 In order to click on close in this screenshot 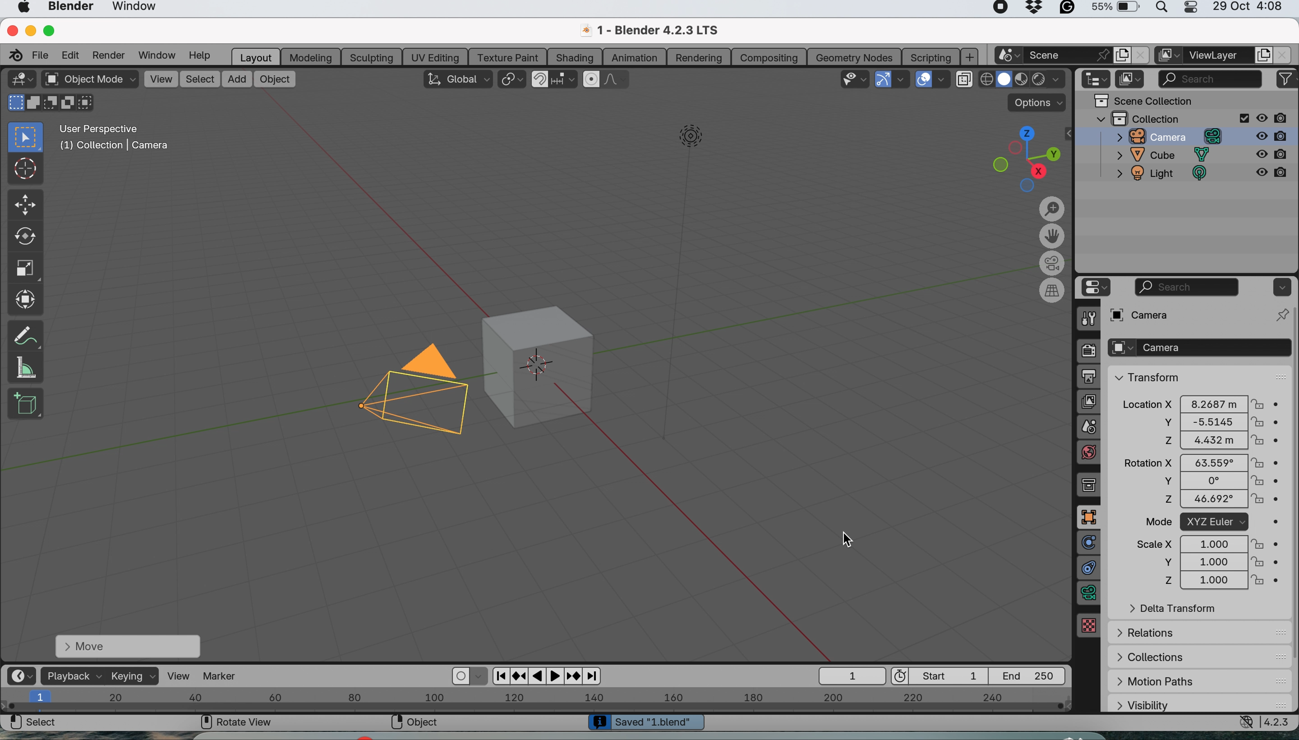, I will do `click(1284, 55)`.